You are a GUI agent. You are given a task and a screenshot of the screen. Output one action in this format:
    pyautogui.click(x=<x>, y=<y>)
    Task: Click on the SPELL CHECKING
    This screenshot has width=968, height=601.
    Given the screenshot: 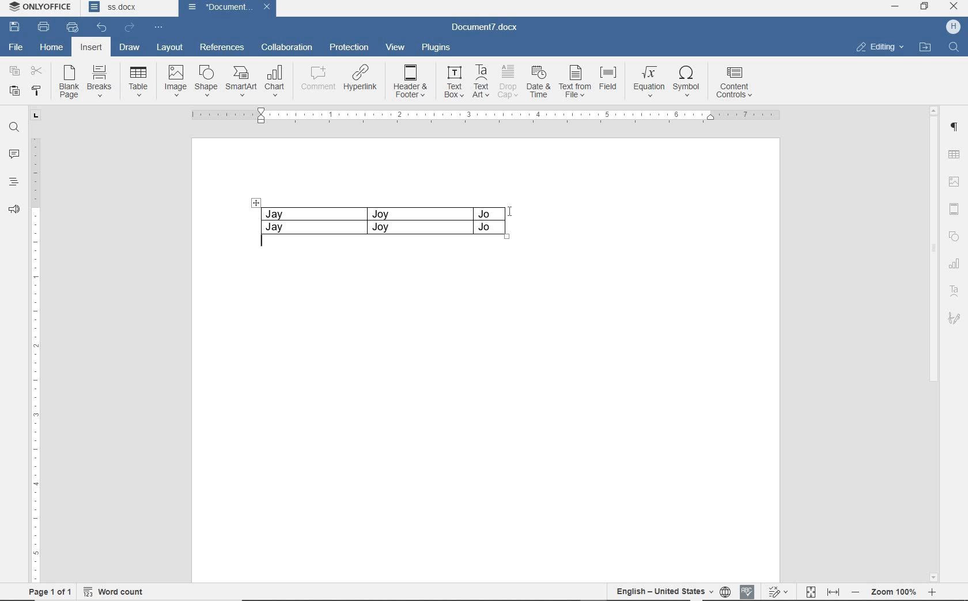 What is the action you would take?
    pyautogui.click(x=748, y=590)
    